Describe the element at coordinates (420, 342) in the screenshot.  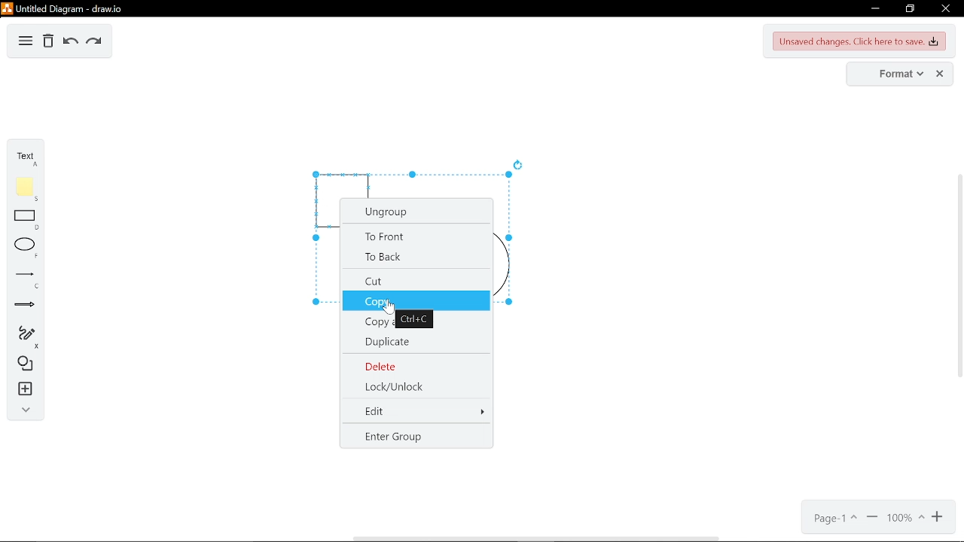
I see `duplicate` at that location.